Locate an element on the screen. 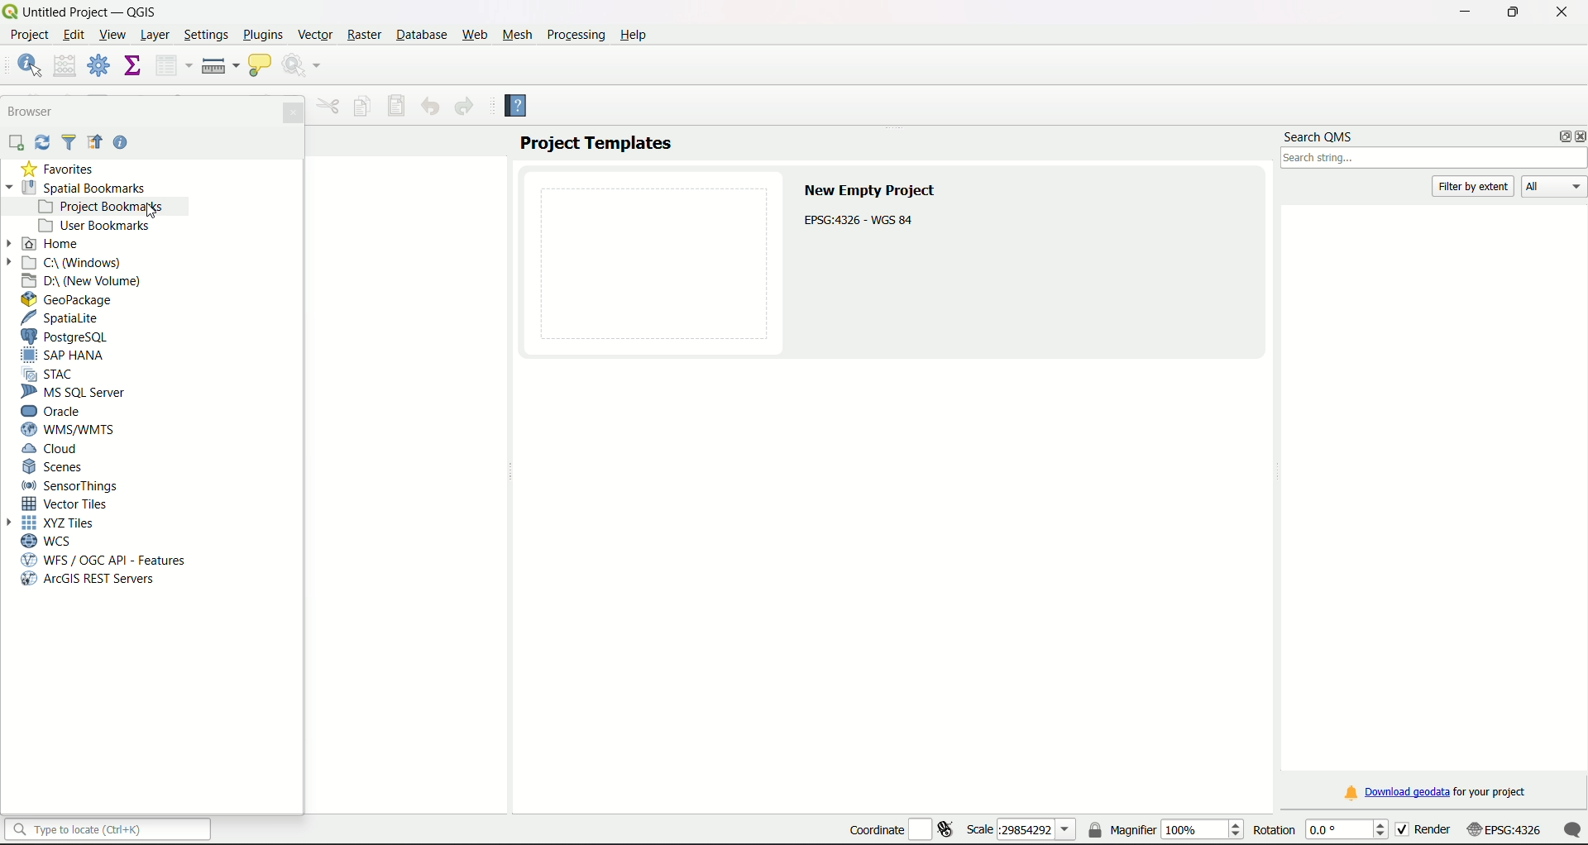 The image size is (1588, 845). download link is located at coordinates (1435, 792).